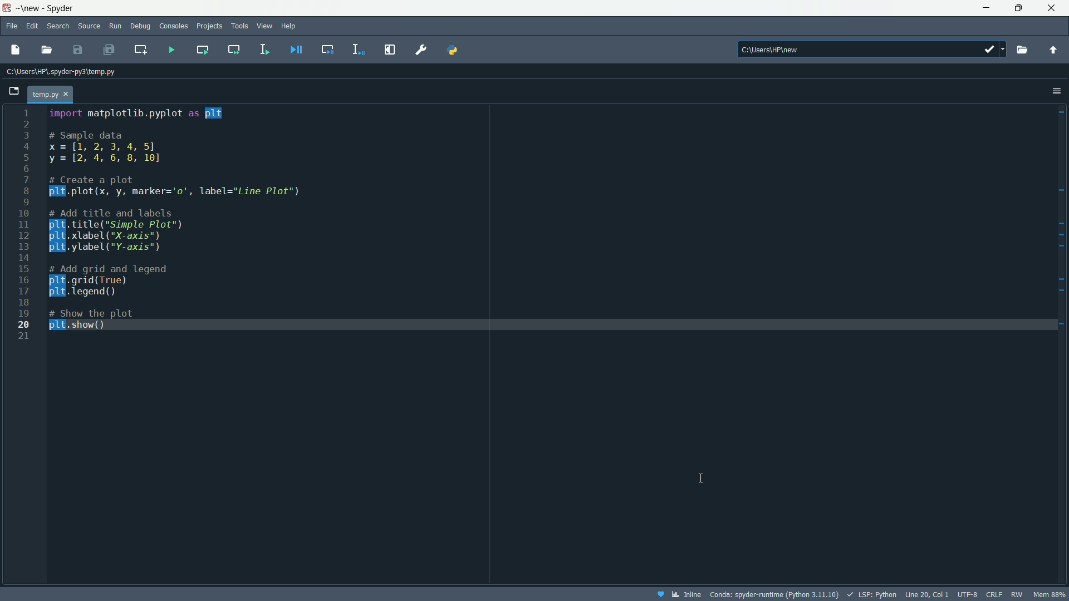 The image size is (1069, 601). What do you see at coordinates (706, 476) in the screenshot?
I see `cursor` at bounding box center [706, 476].